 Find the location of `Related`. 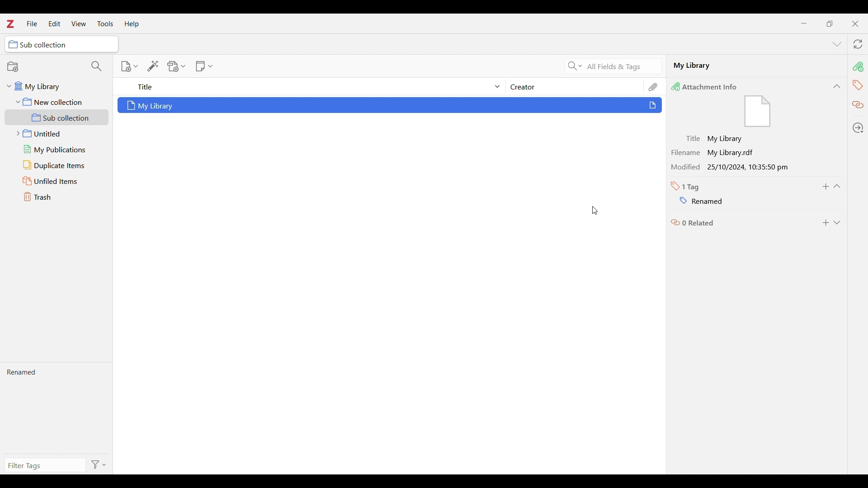

Related is located at coordinates (859, 105).